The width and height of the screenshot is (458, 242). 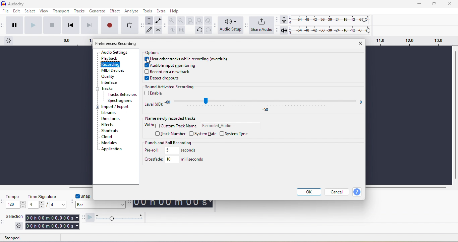 What do you see at coordinates (219, 126) in the screenshot?
I see `recorded audio` at bounding box center [219, 126].